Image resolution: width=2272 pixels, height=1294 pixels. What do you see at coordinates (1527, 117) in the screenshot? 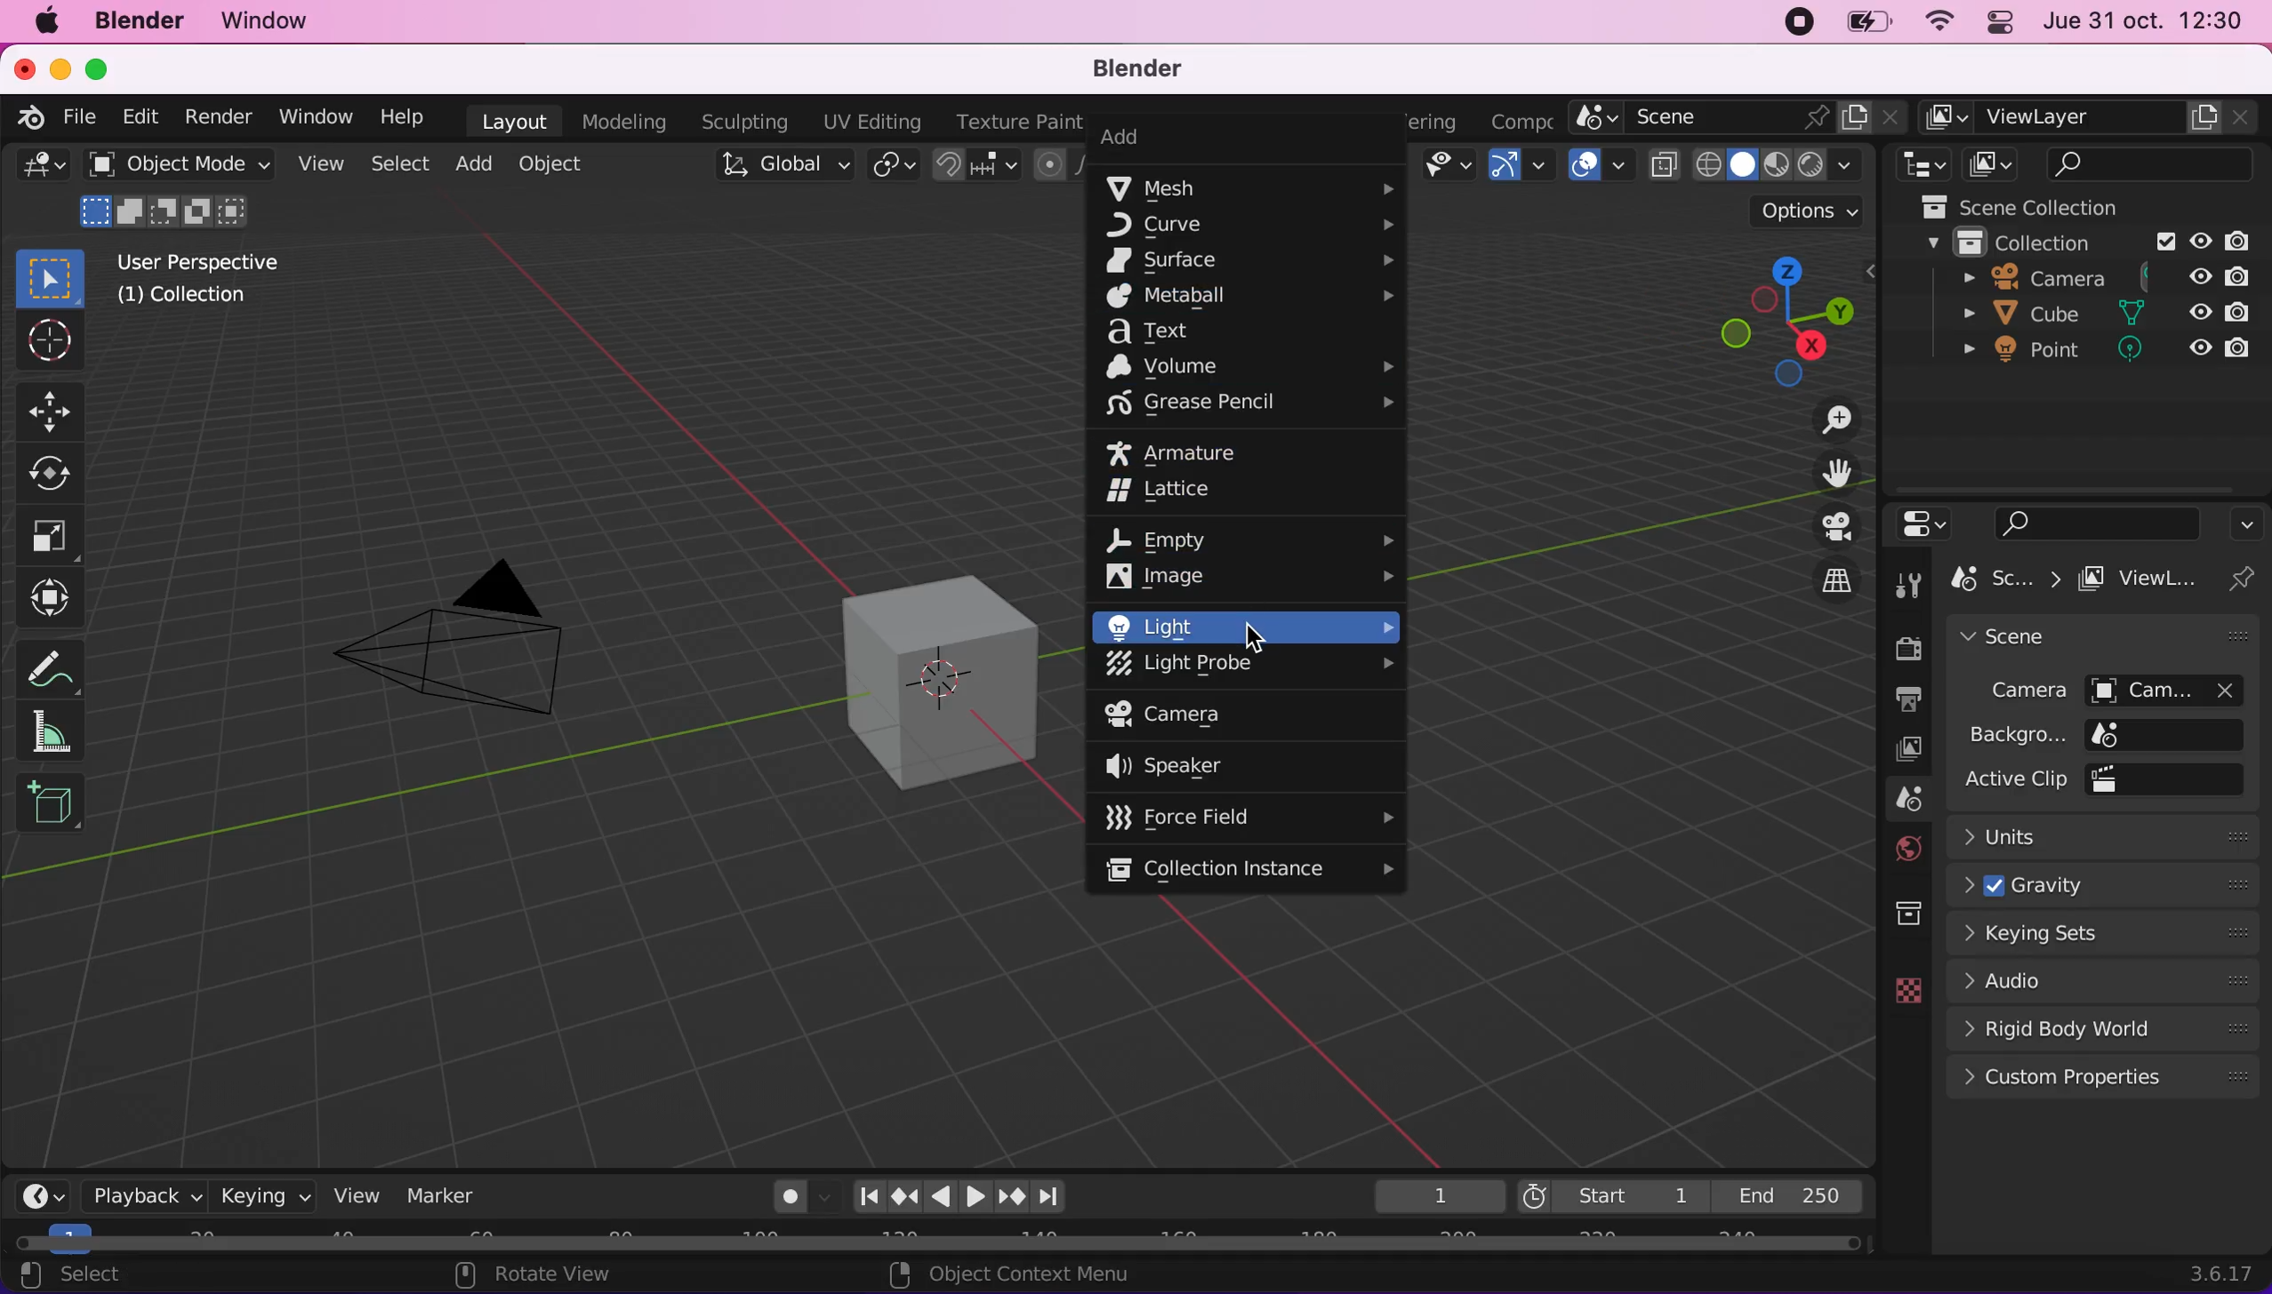
I see `active workspace` at bounding box center [1527, 117].